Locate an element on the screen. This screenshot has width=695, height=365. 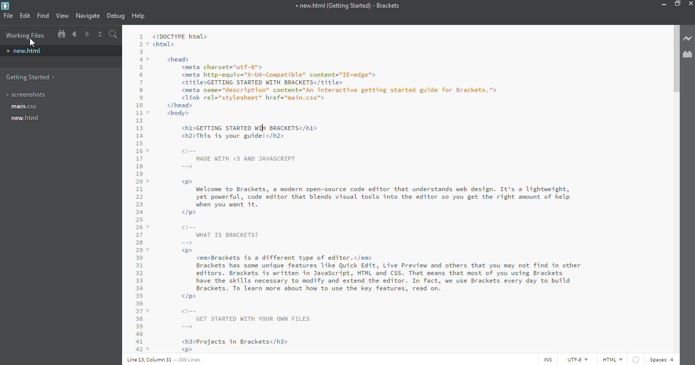
cursor is located at coordinates (33, 43).